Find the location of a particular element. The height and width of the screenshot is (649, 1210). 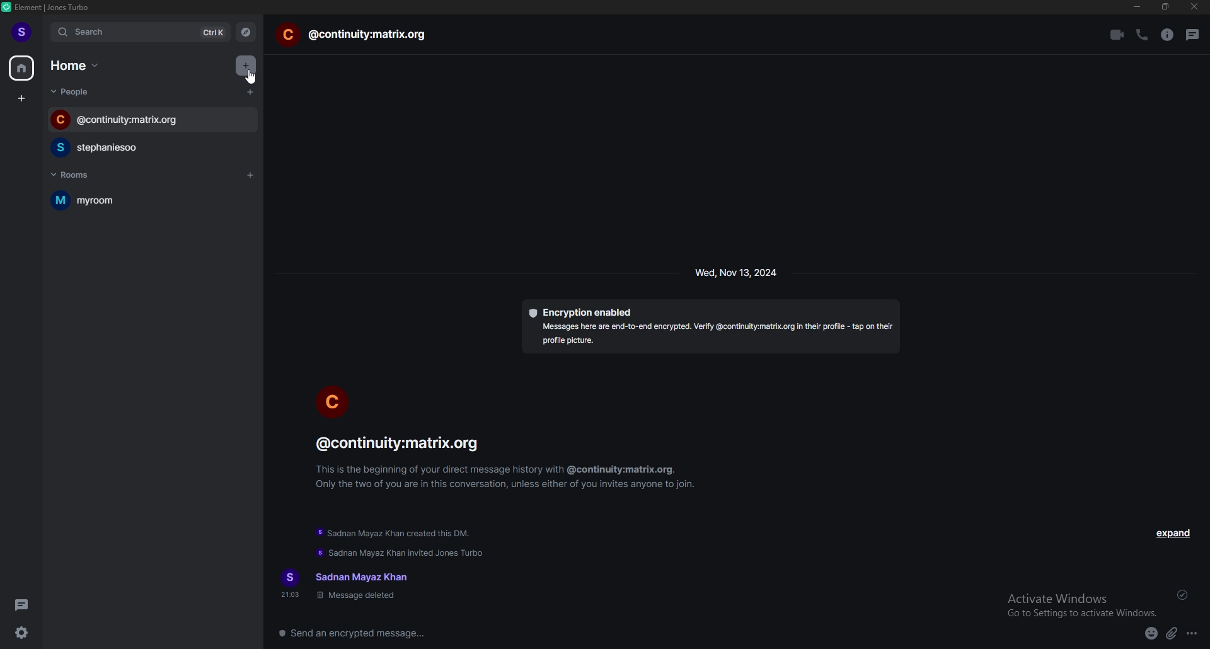

video call is located at coordinates (1116, 35).